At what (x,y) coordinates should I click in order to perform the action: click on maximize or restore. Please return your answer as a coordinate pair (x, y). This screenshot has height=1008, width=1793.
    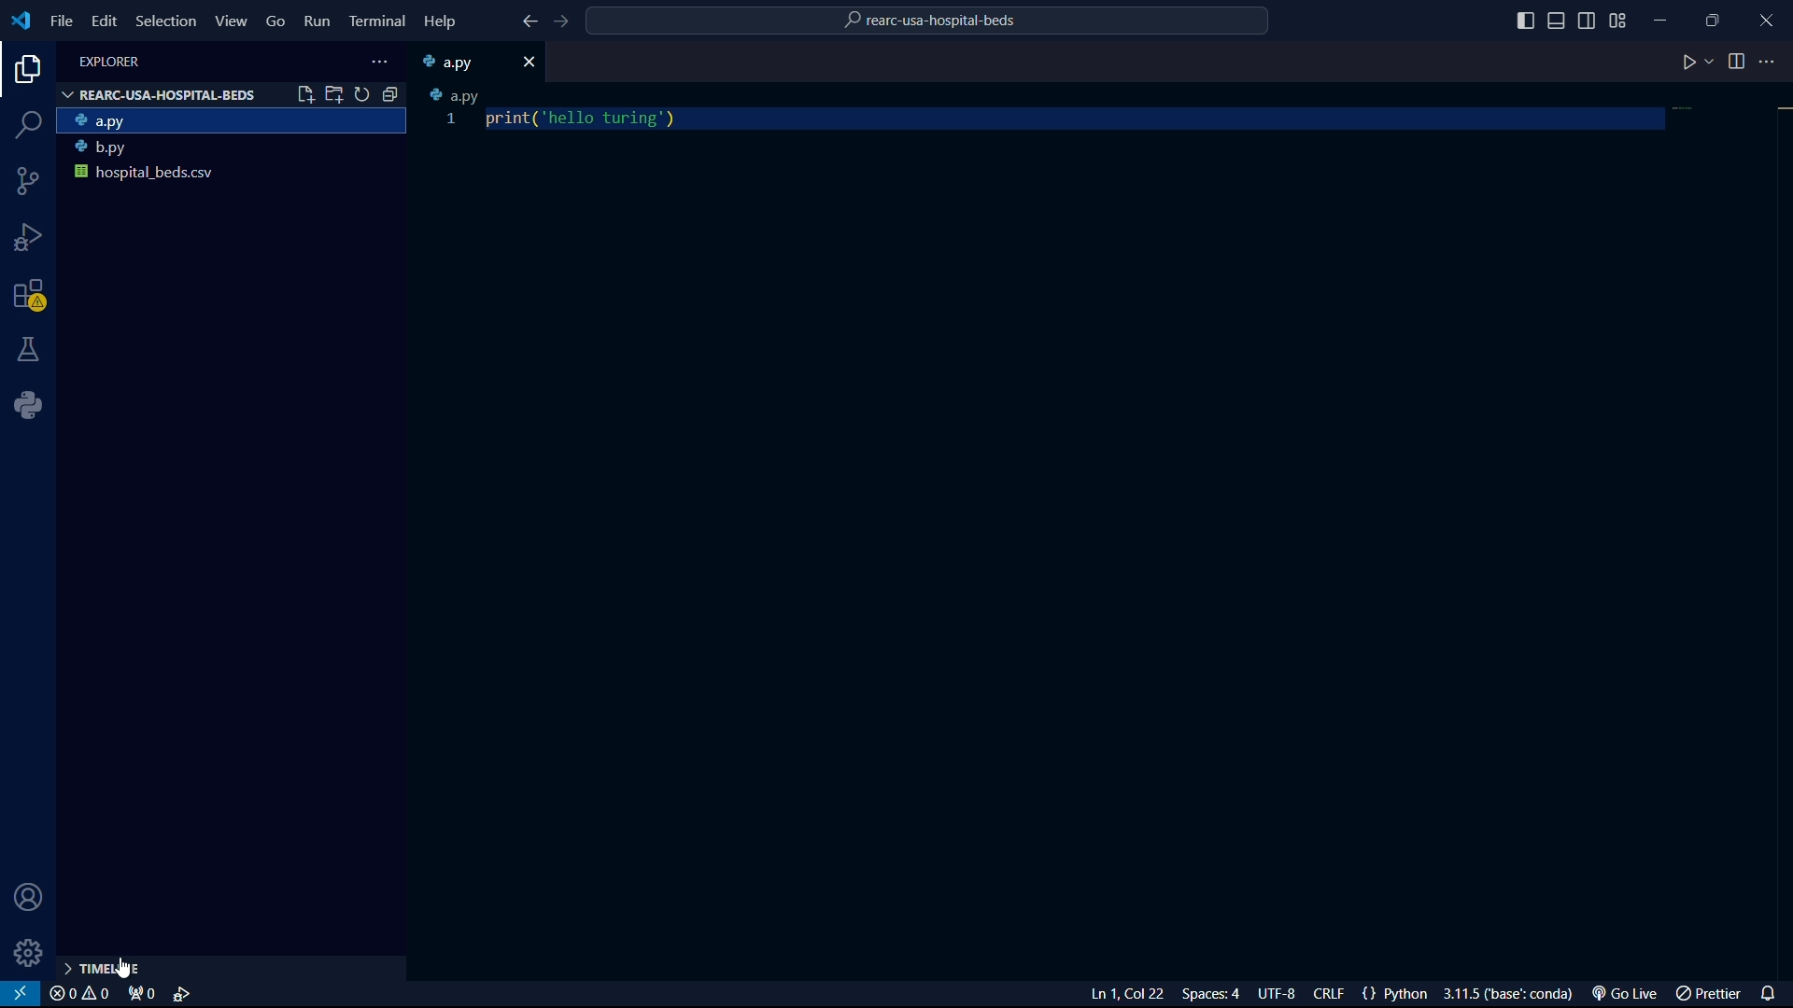
    Looking at the image, I should click on (1712, 18).